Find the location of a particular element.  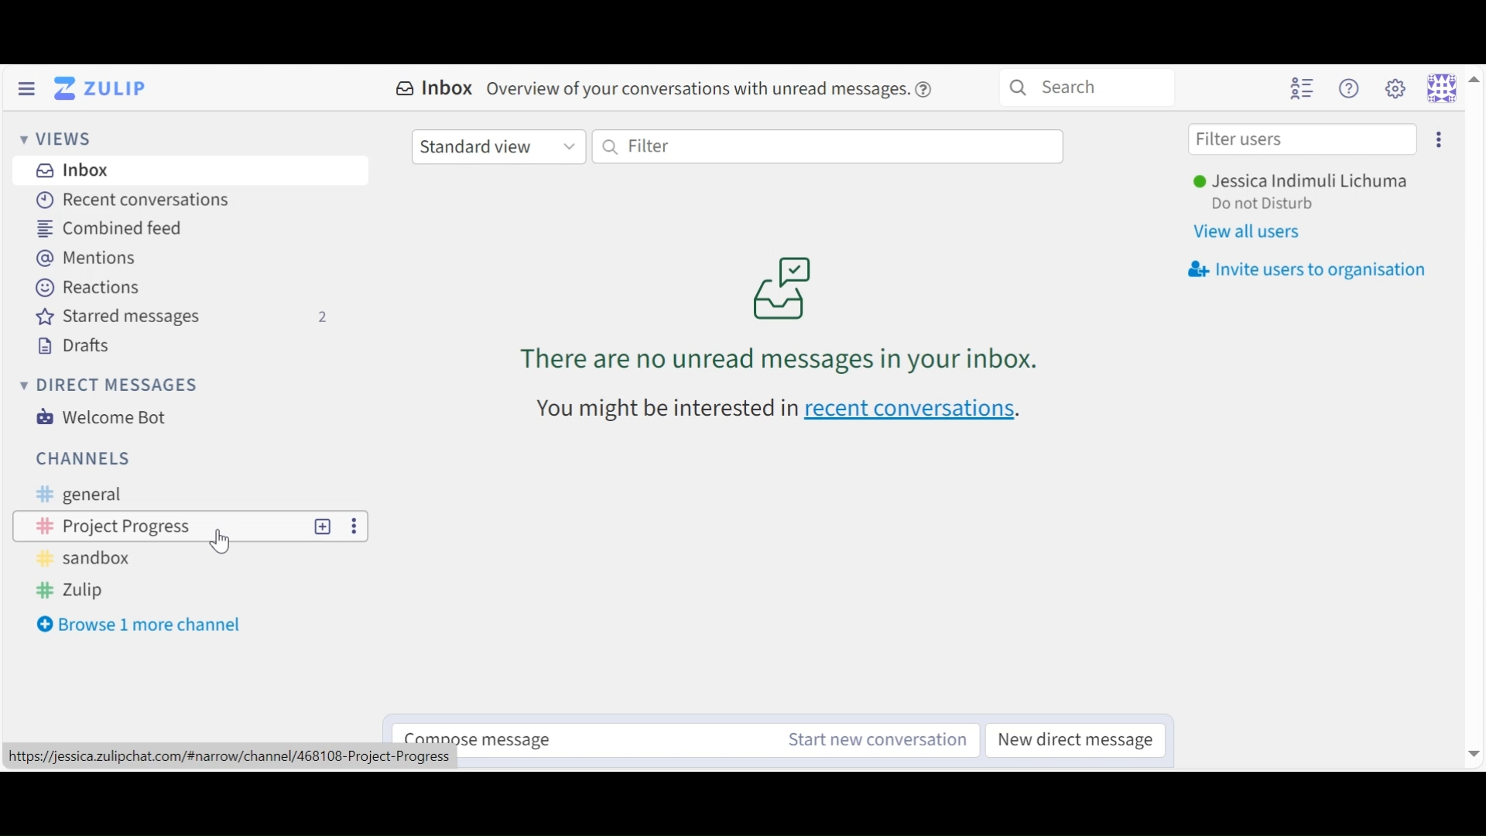

recent conversations is located at coordinates (788, 409).